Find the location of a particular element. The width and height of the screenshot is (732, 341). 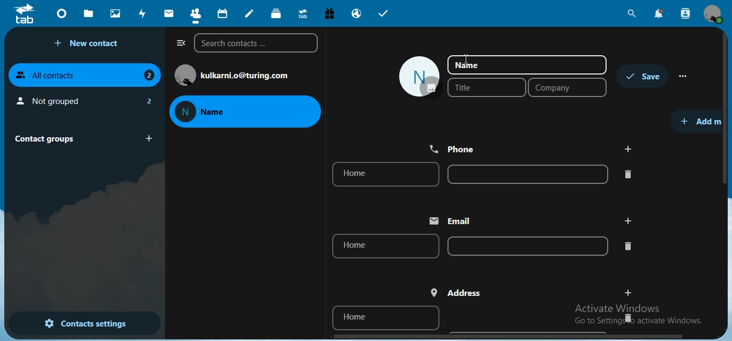

title is located at coordinates (483, 87).